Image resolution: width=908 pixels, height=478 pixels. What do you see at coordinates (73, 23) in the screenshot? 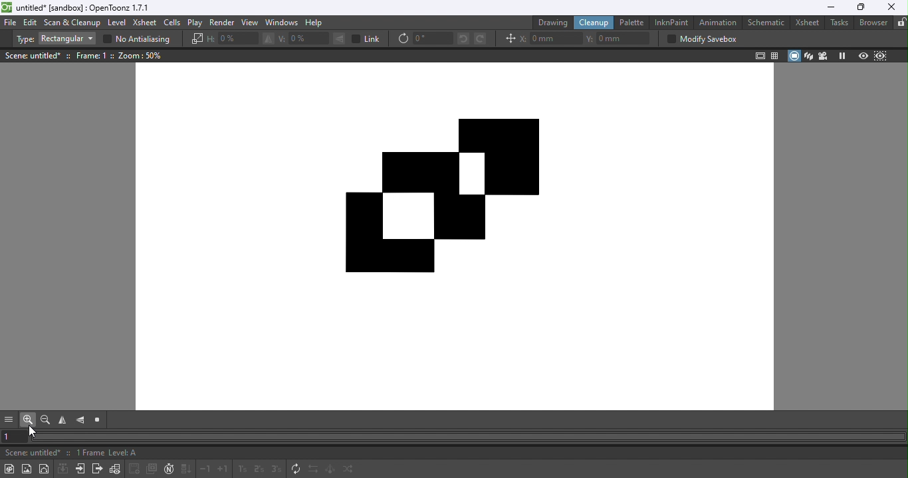
I see `Scan & Cleanup` at bounding box center [73, 23].